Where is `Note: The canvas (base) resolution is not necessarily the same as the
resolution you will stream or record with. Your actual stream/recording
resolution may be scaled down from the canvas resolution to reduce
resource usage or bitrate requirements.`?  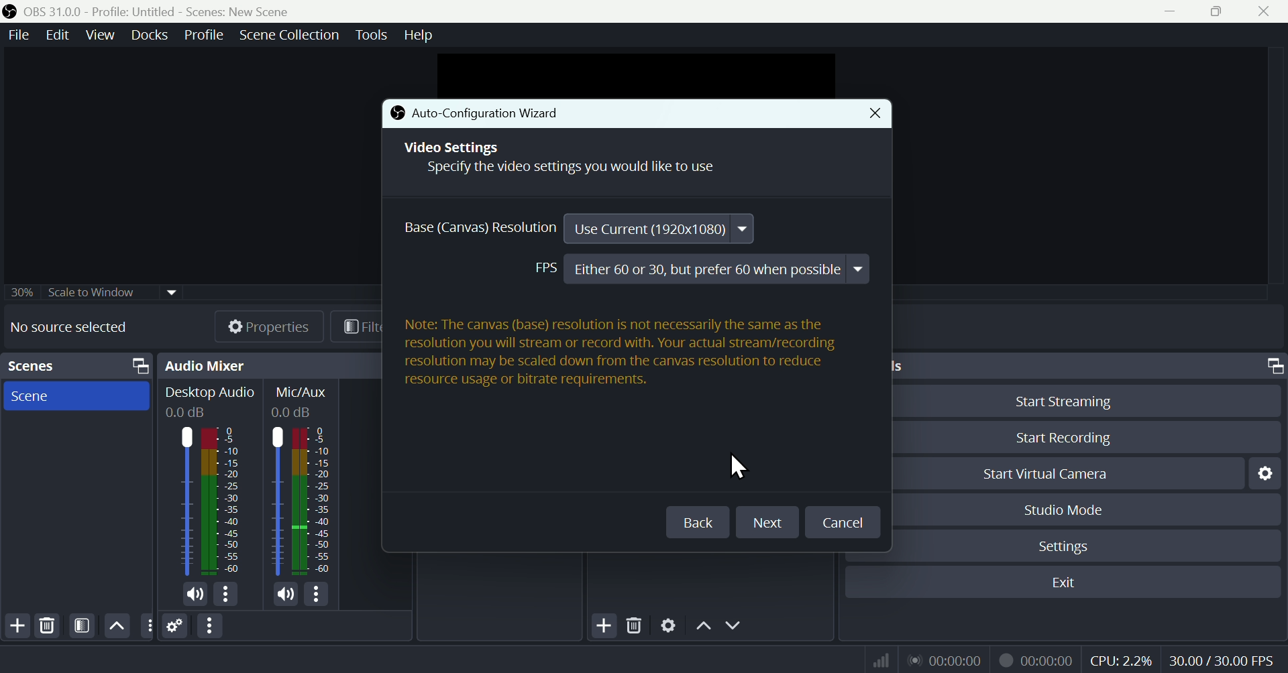
Note: The canvas (base) resolution is not necessarily the same as the
resolution you will stream or record with. Your actual stream/recording
resolution may be scaled down from the canvas resolution to reduce
resource usage or bitrate requirements. is located at coordinates (622, 355).